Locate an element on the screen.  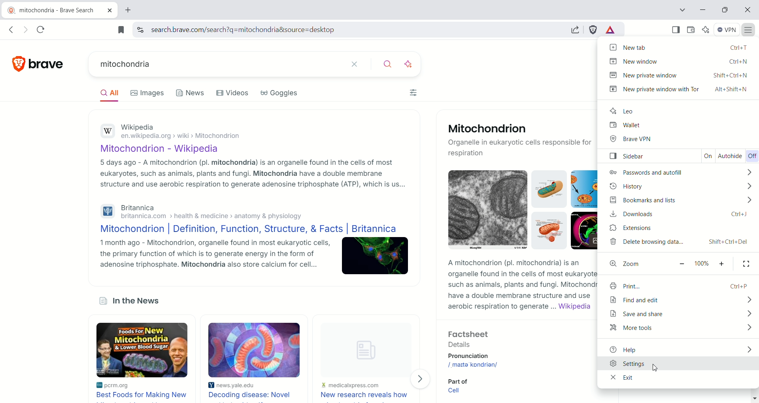
brave rewards is located at coordinates (612, 31).